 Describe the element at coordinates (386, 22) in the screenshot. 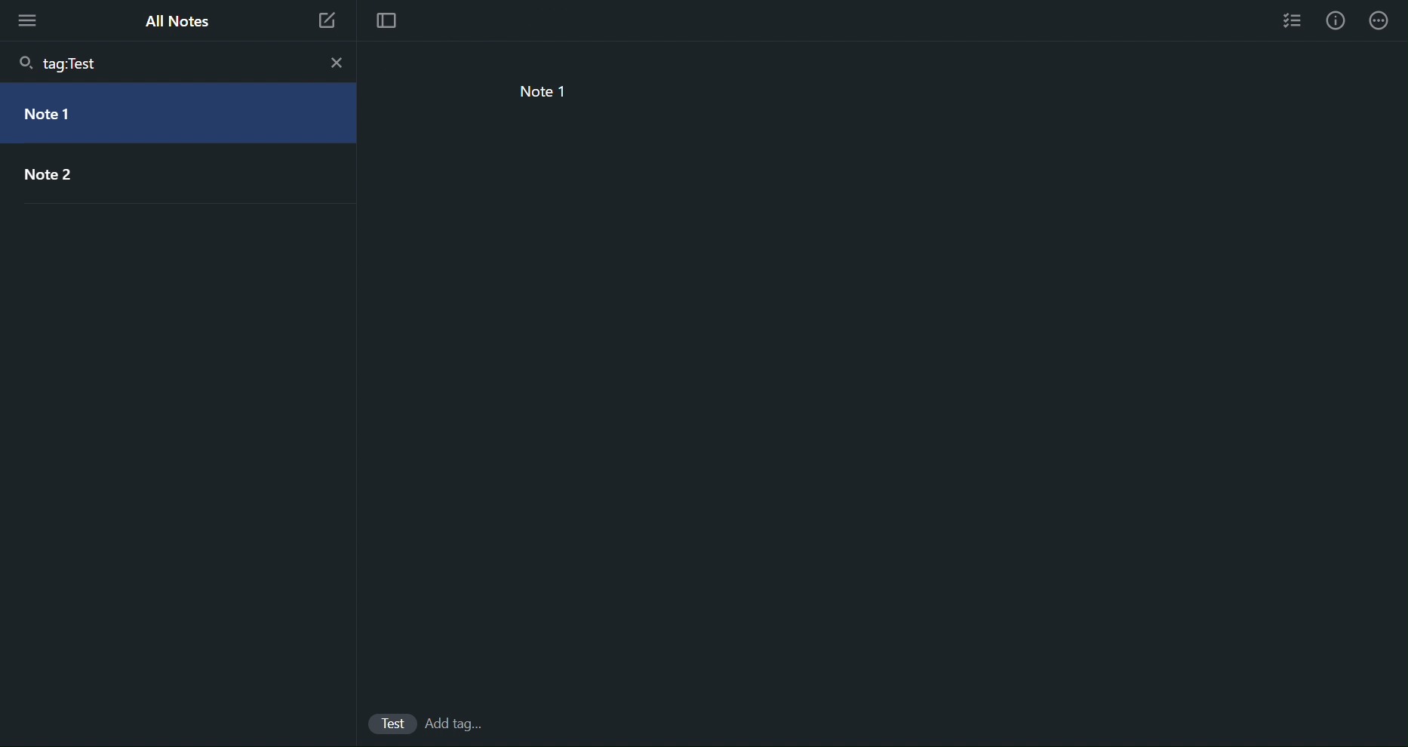

I see `Focus Mode` at that location.